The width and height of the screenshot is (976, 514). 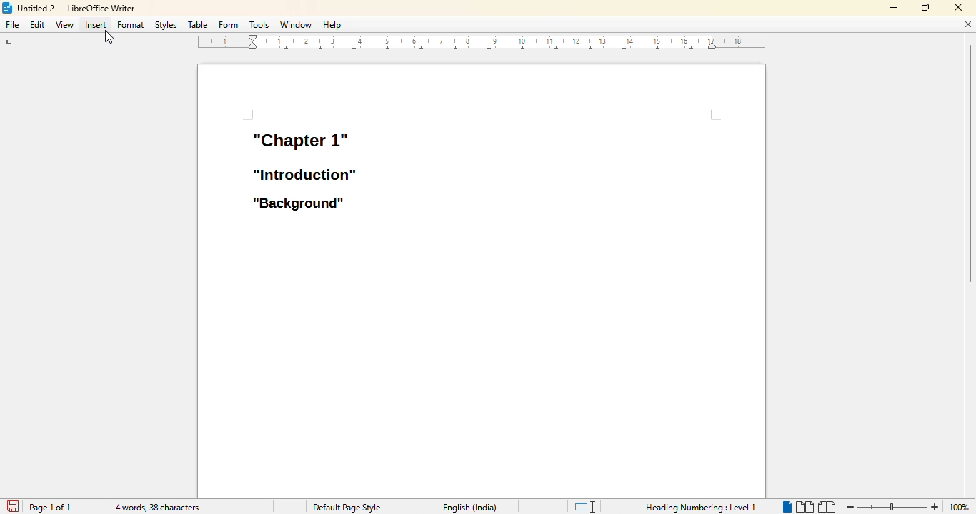 What do you see at coordinates (925, 7) in the screenshot?
I see `maximize` at bounding box center [925, 7].